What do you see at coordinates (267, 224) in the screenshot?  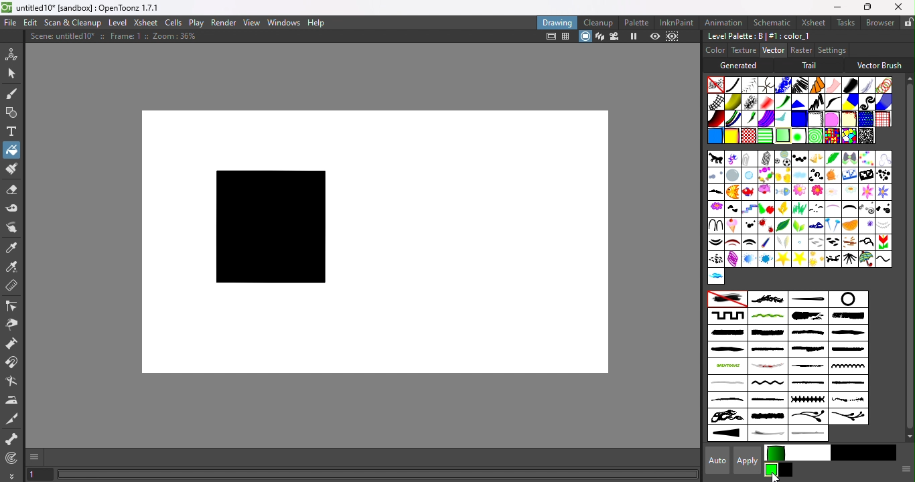 I see `black rectangle` at bounding box center [267, 224].